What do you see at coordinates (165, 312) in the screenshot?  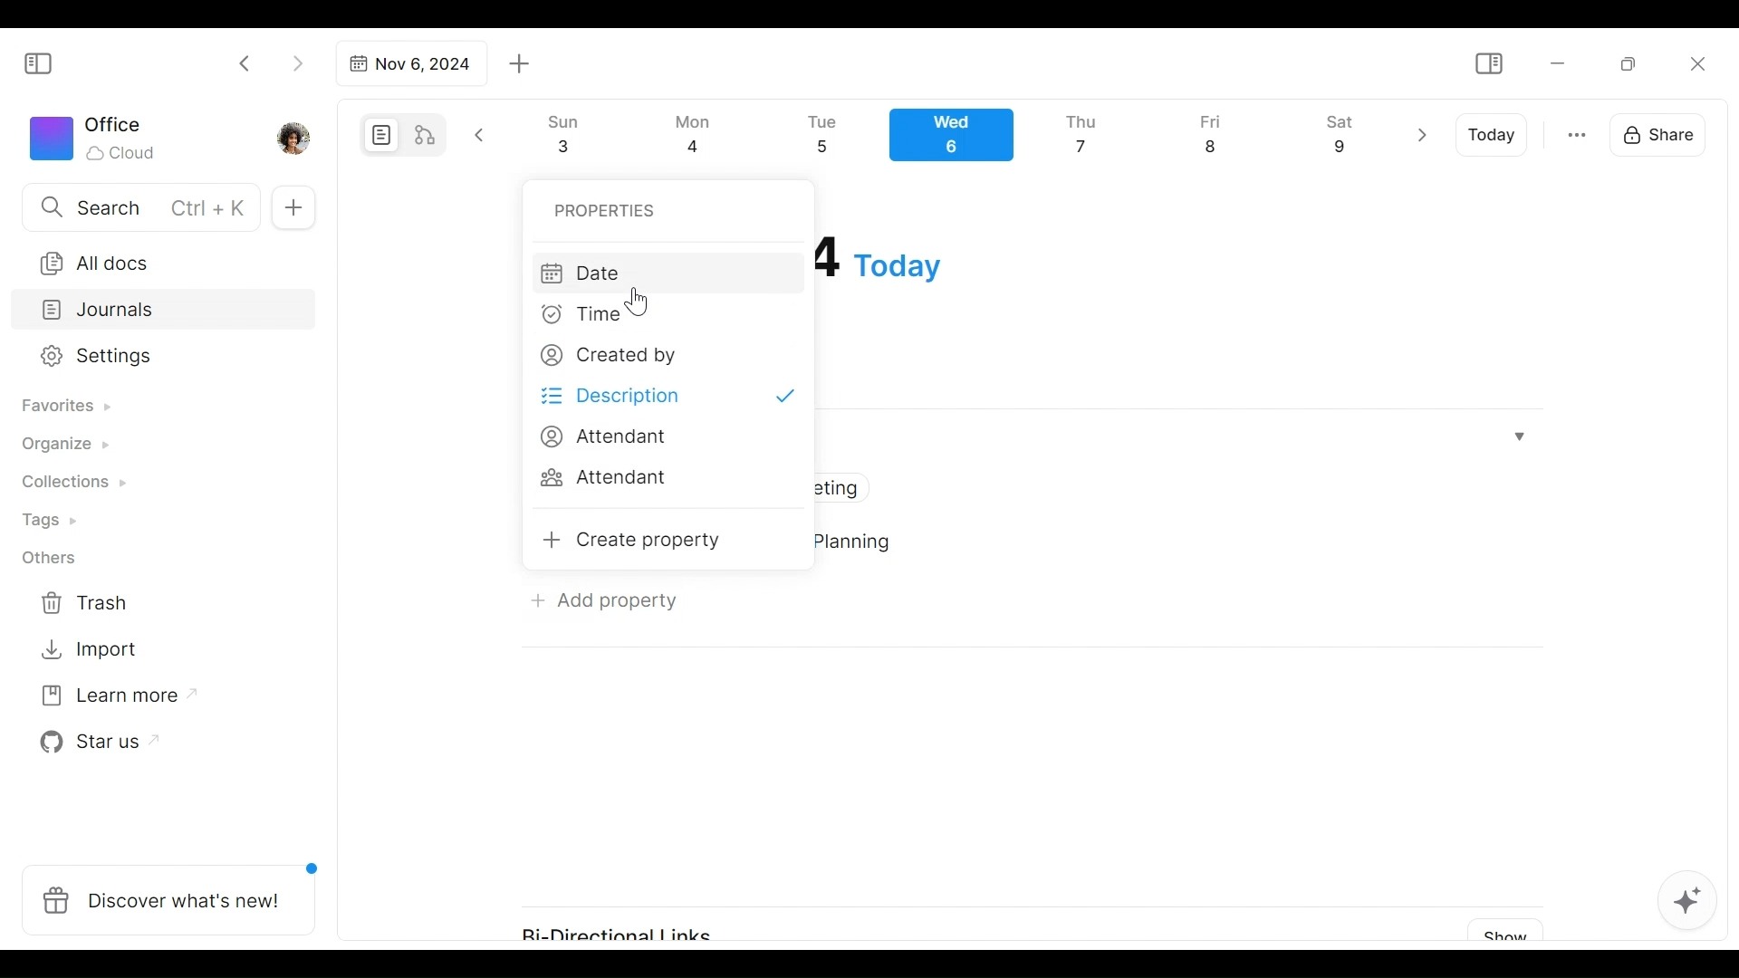 I see `Journals` at bounding box center [165, 312].